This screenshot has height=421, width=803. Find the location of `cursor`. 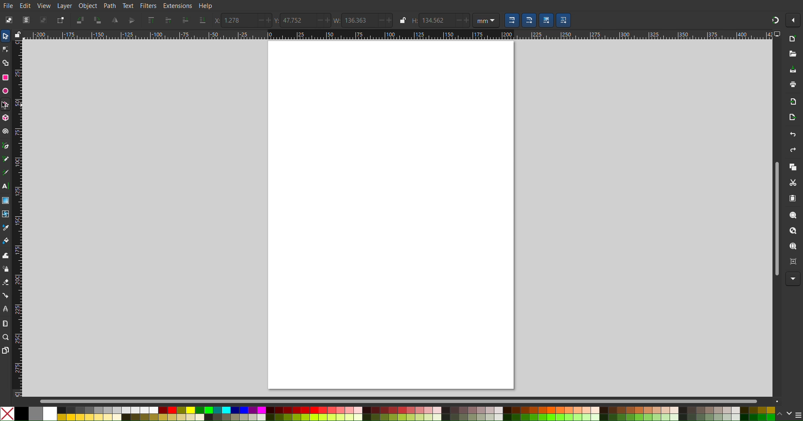

cursor is located at coordinates (10, 105).